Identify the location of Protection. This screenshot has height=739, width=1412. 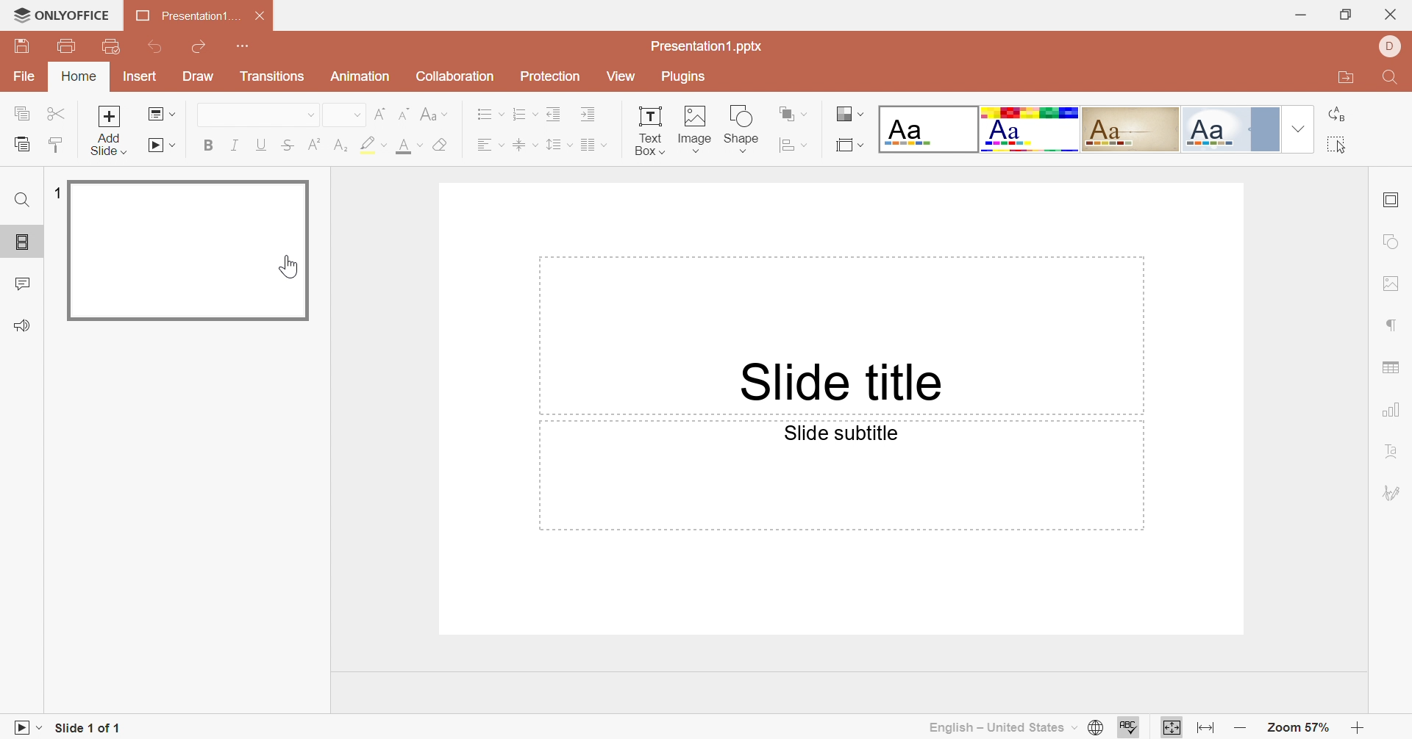
(550, 76).